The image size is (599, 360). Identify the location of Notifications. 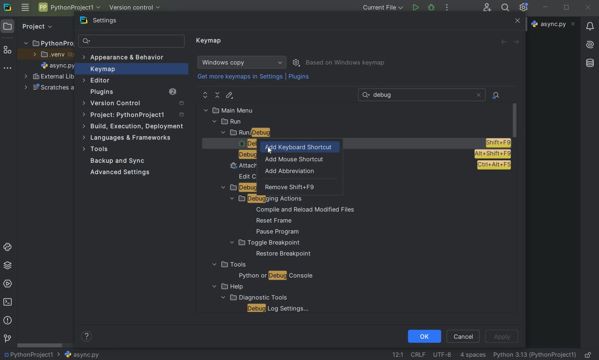
(589, 24).